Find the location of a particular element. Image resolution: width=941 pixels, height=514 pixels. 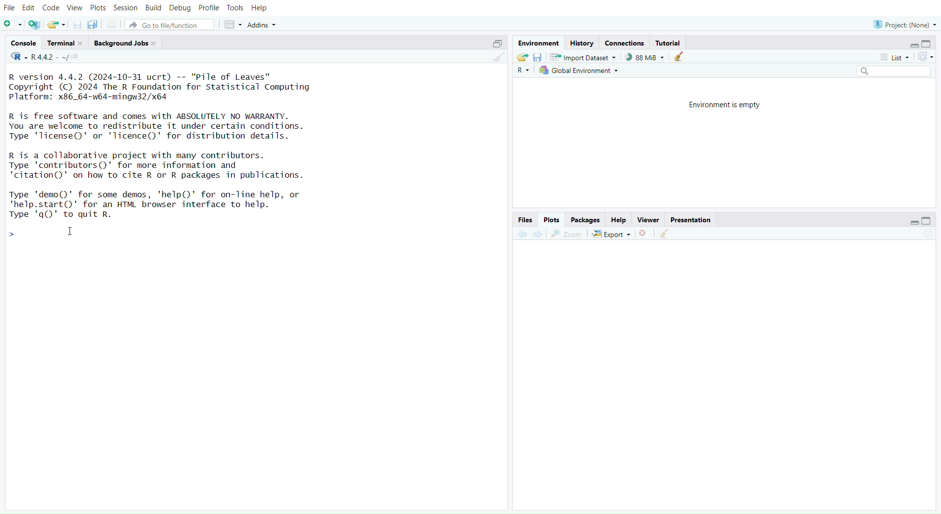

terminal is located at coordinates (65, 42).